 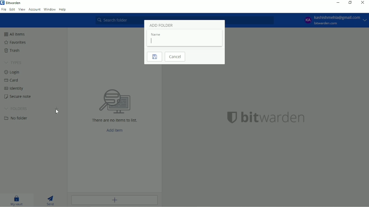 What do you see at coordinates (50, 10) in the screenshot?
I see `Window` at bounding box center [50, 10].